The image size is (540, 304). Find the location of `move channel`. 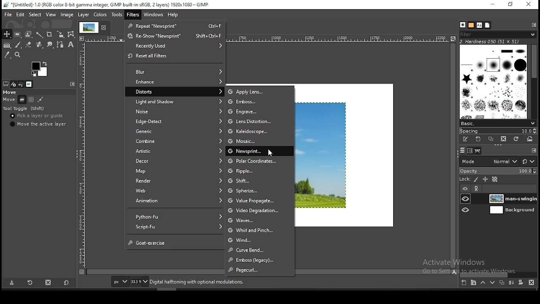

move channel is located at coordinates (32, 99).